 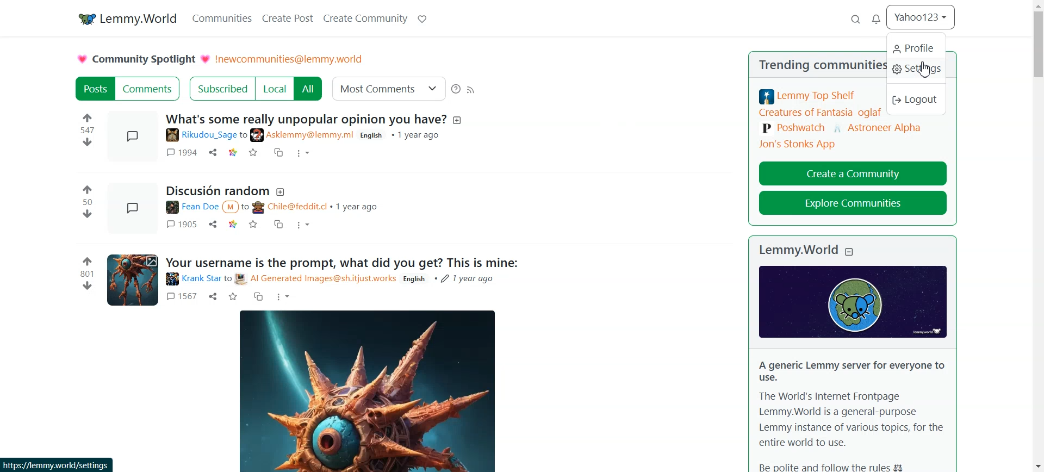 I want to click on upvote, so click(x=88, y=188).